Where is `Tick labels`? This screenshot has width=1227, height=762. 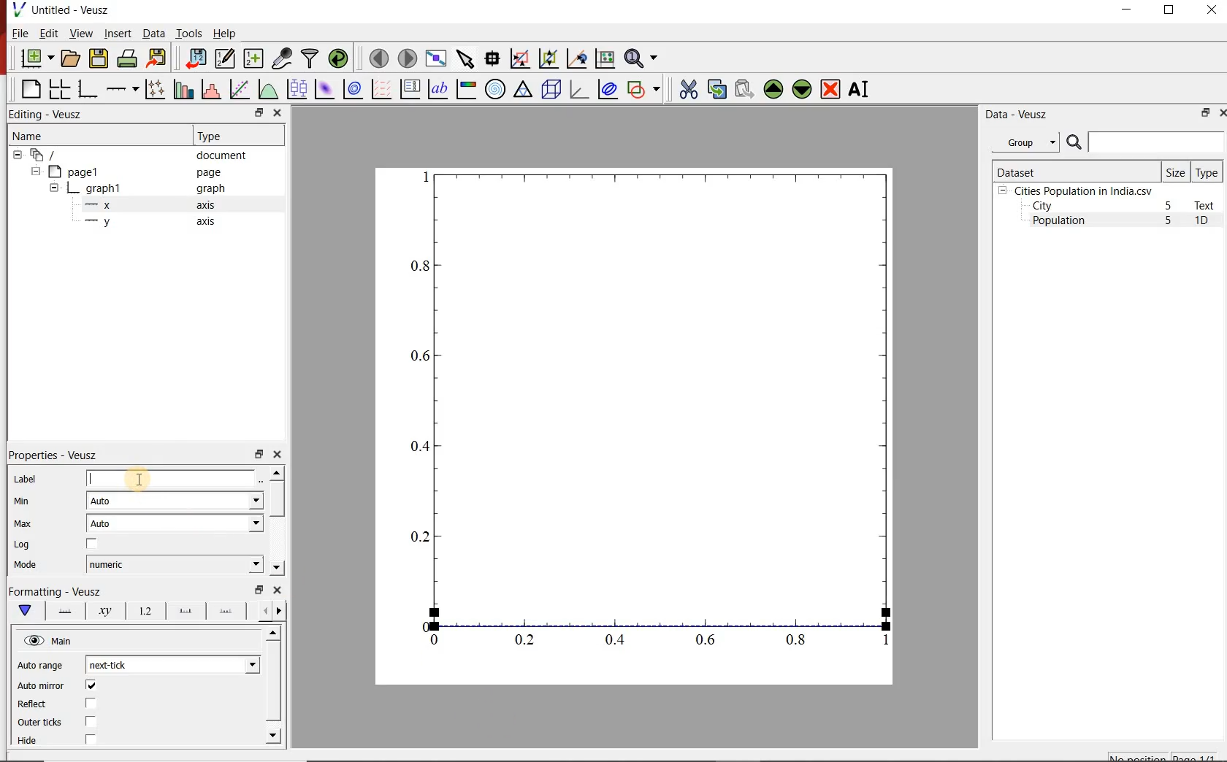 Tick labels is located at coordinates (142, 613).